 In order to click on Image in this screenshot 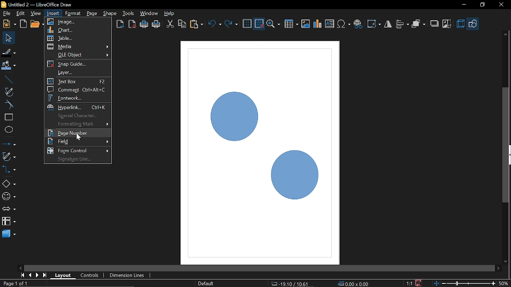, I will do `click(78, 22)`.